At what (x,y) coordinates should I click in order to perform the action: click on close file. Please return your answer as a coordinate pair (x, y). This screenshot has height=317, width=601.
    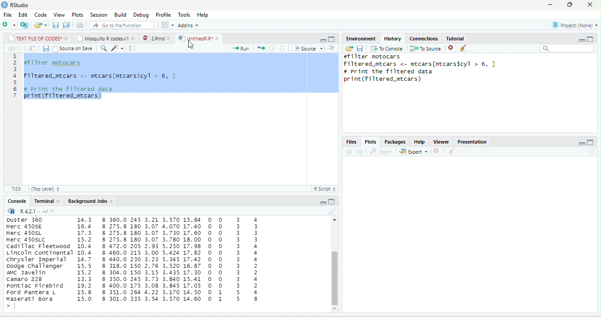
    Looking at the image, I should click on (452, 48).